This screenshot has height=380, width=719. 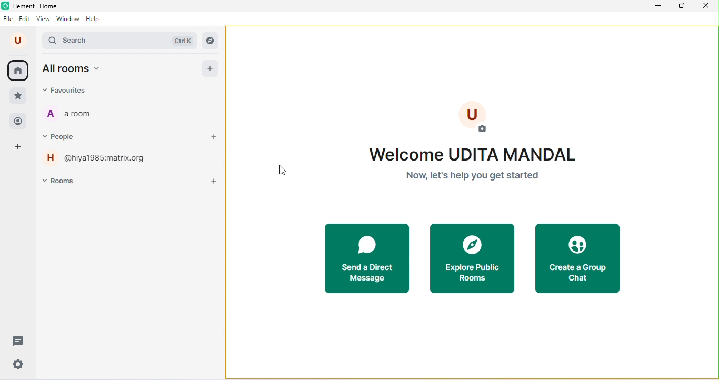 What do you see at coordinates (17, 96) in the screenshot?
I see `favorites` at bounding box center [17, 96].